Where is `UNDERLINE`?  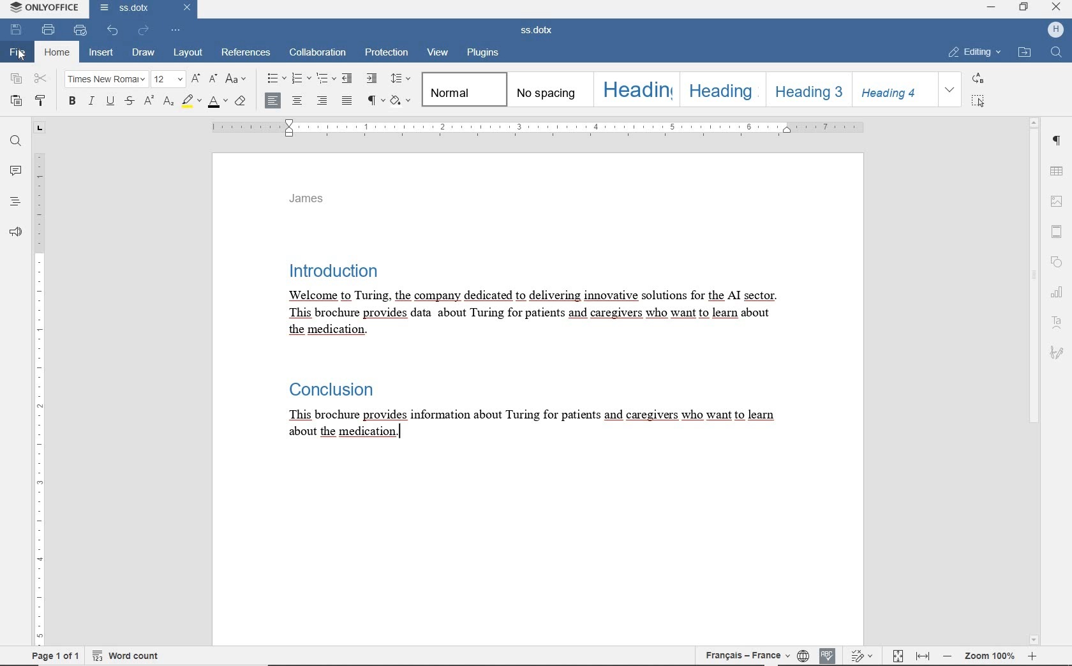 UNDERLINE is located at coordinates (110, 102).